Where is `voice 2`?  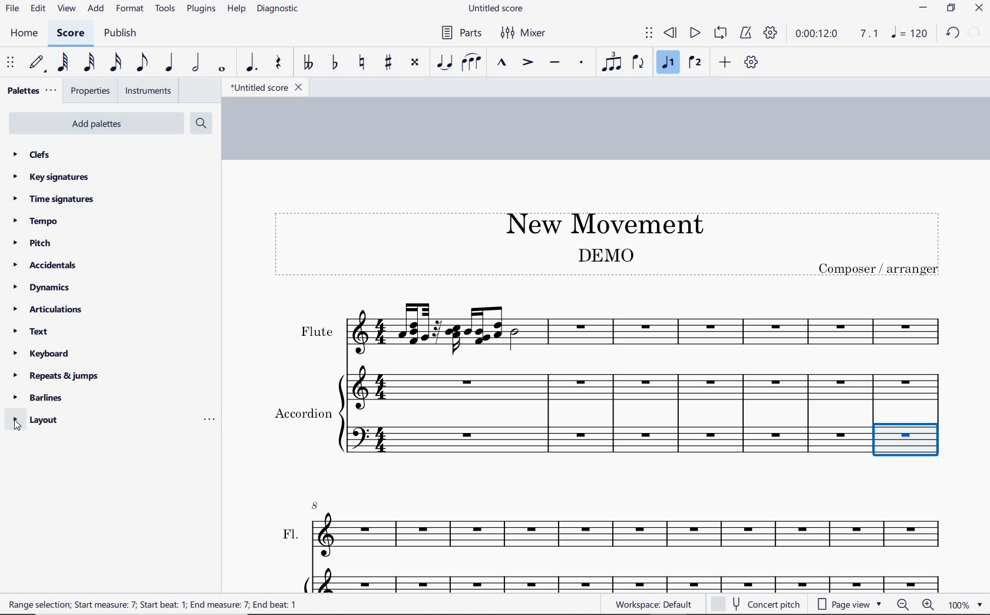 voice 2 is located at coordinates (695, 63).